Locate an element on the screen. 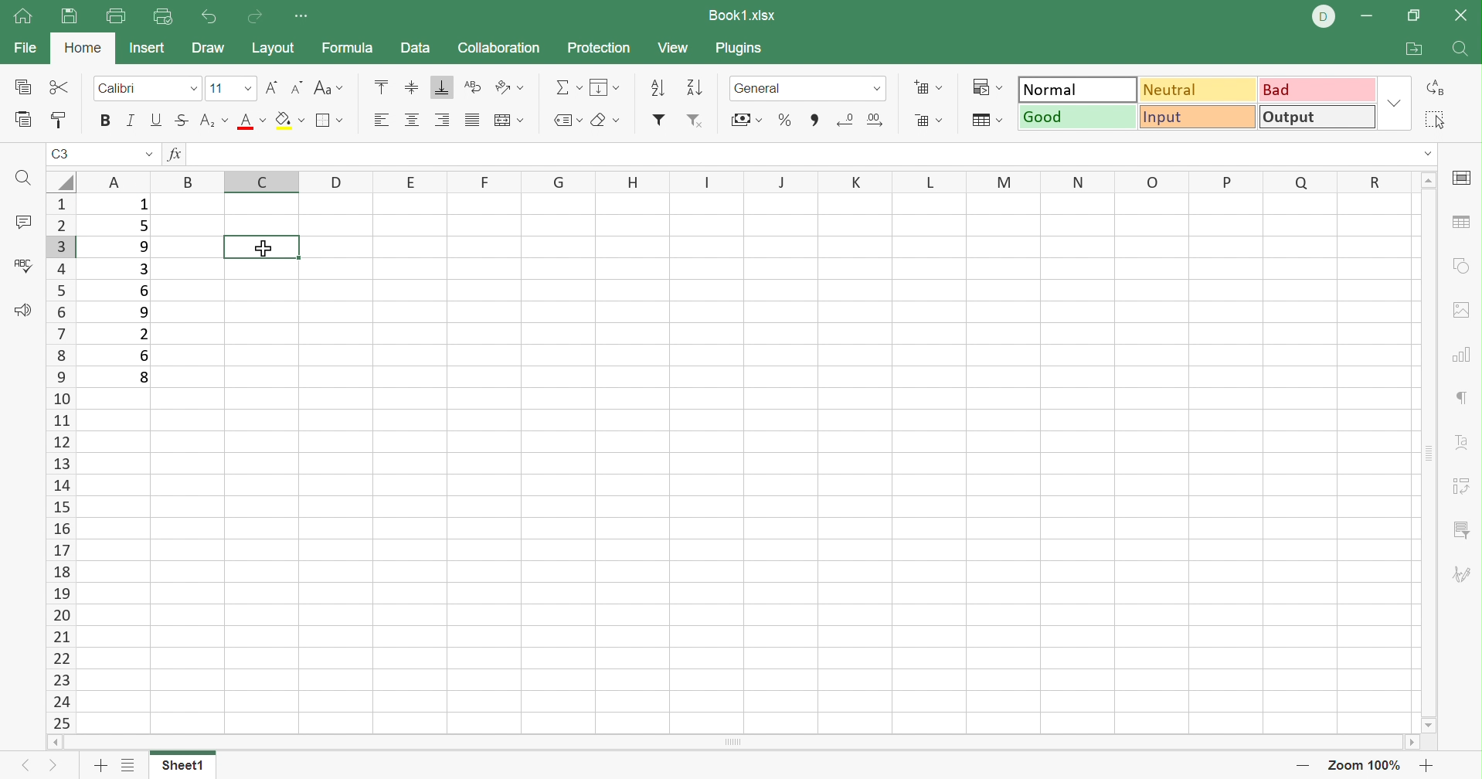 This screenshot has width=1482, height=779. Comment is located at coordinates (22, 222).